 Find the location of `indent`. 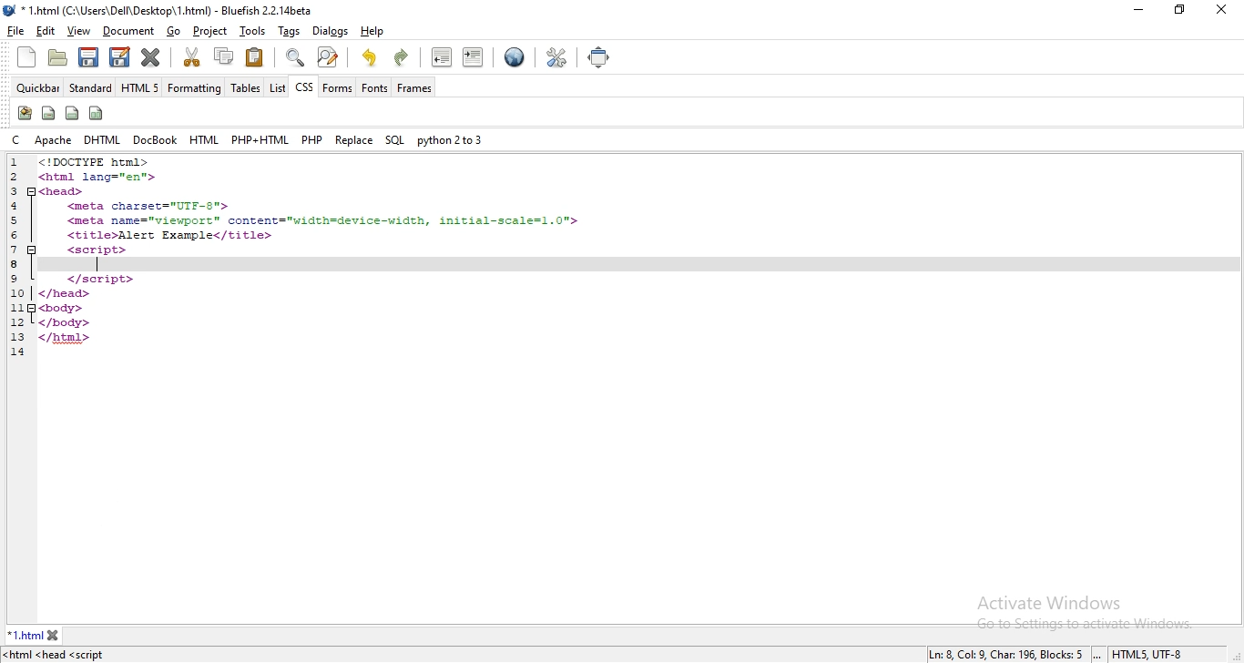

indent is located at coordinates (475, 56).